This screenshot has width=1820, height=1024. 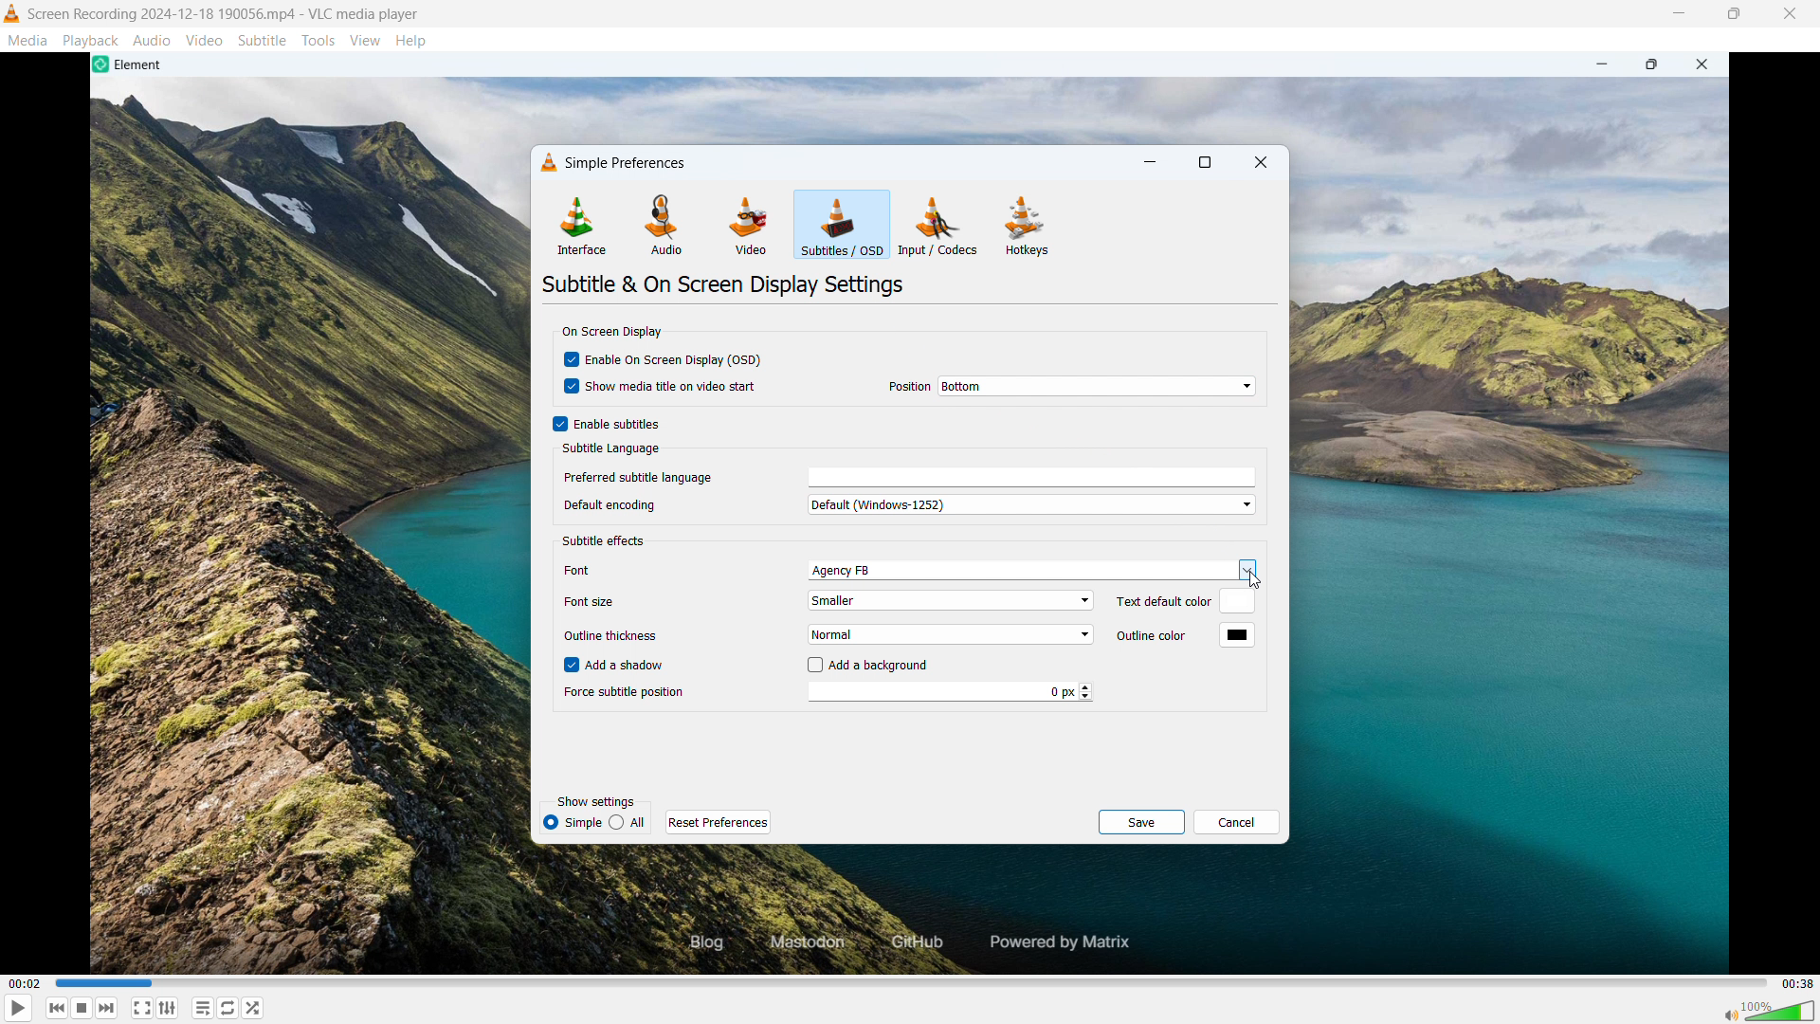 I want to click on save, so click(x=1140, y=821).